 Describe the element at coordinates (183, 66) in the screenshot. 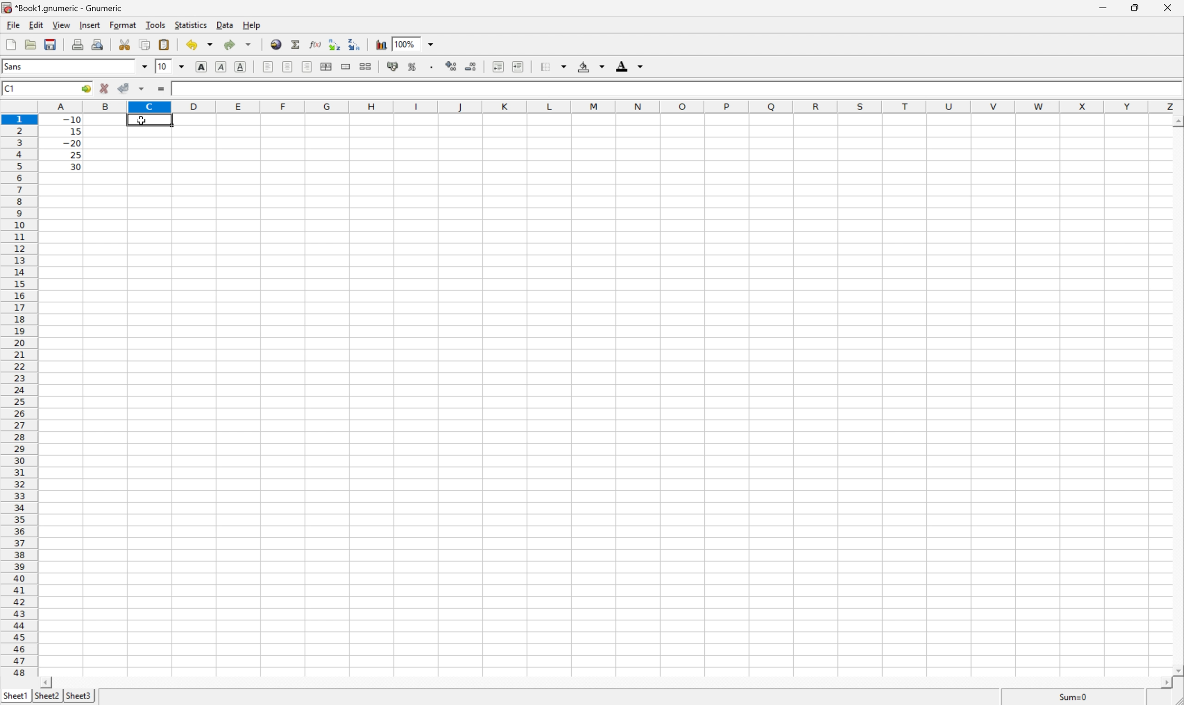

I see `Drop Down` at that location.